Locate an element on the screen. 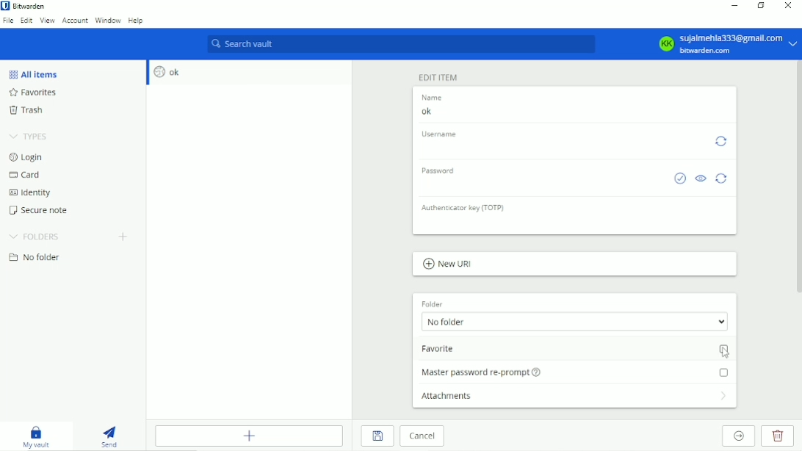 The width and height of the screenshot is (802, 451). Move to organization is located at coordinates (738, 436).